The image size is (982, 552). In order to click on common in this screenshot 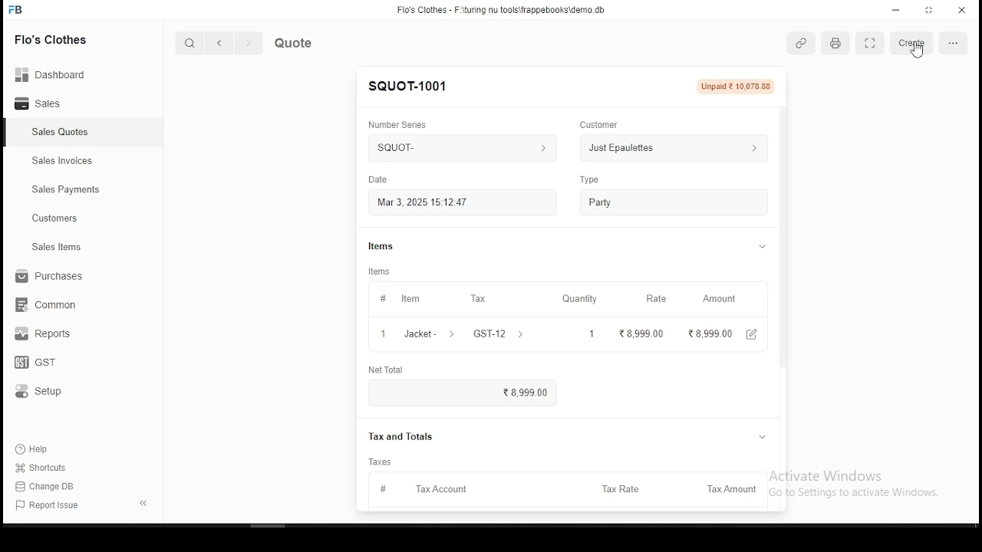, I will do `click(51, 304)`.